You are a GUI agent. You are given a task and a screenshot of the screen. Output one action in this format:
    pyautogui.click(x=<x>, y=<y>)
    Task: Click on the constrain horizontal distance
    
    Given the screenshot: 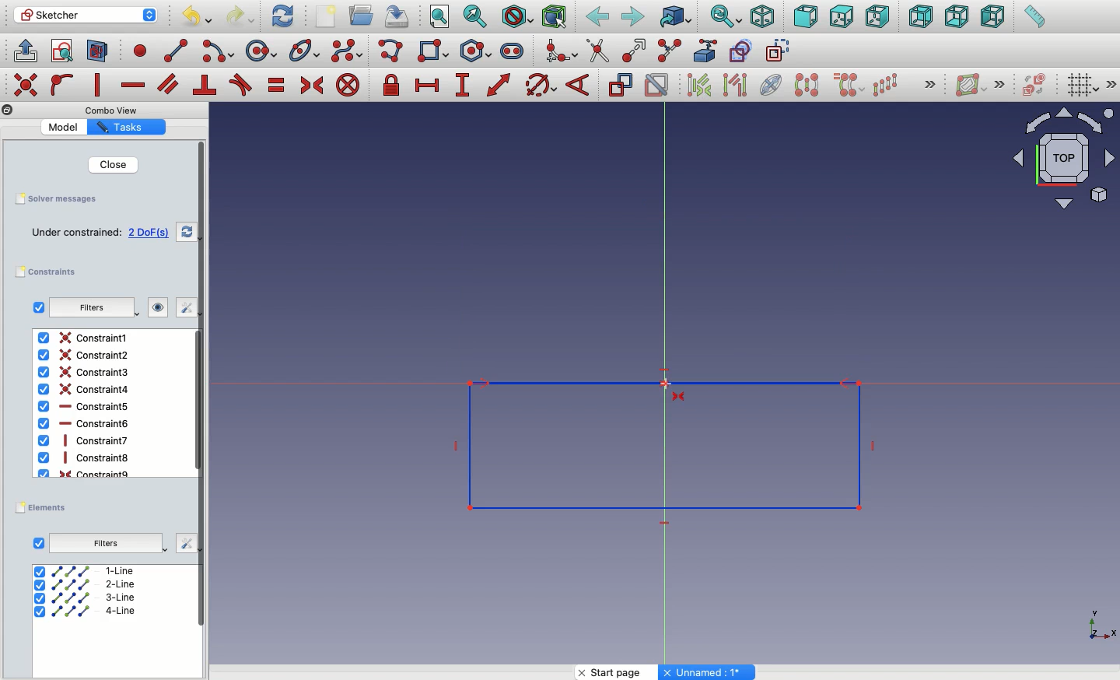 What is the action you would take?
    pyautogui.click(x=428, y=84)
    